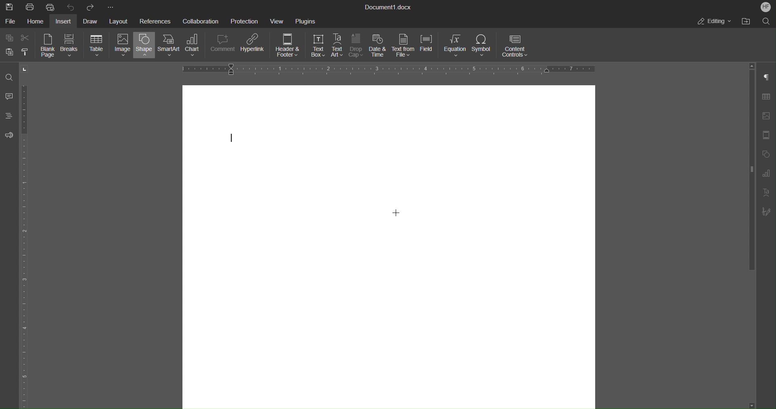 Image resolution: width=776 pixels, height=409 pixels. What do you see at coordinates (25, 69) in the screenshot?
I see `Tab stop` at bounding box center [25, 69].